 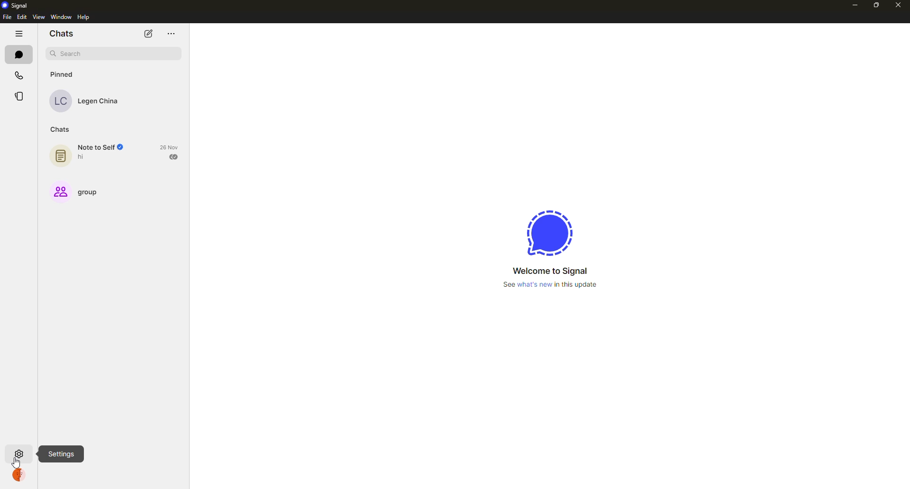 I want to click on signal, so click(x=550, y=231).